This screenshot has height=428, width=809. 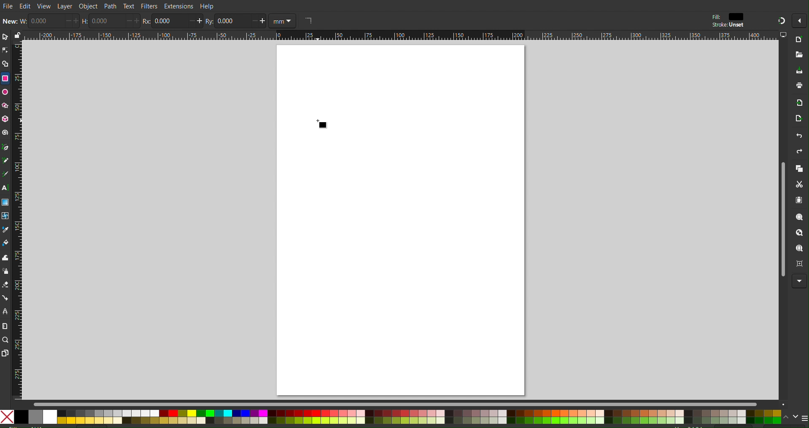 What do you see at coordinates (5, 63) in the screenshot?
I see `Shape Builder Tool` at bounding box center [5, 63].